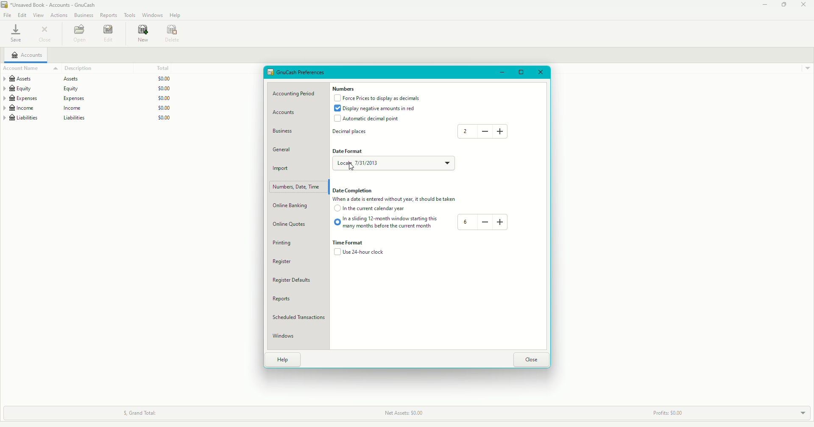  Describe the element at coordinates (405, 413) in the screenshot. I see `Net Assets` at that location.